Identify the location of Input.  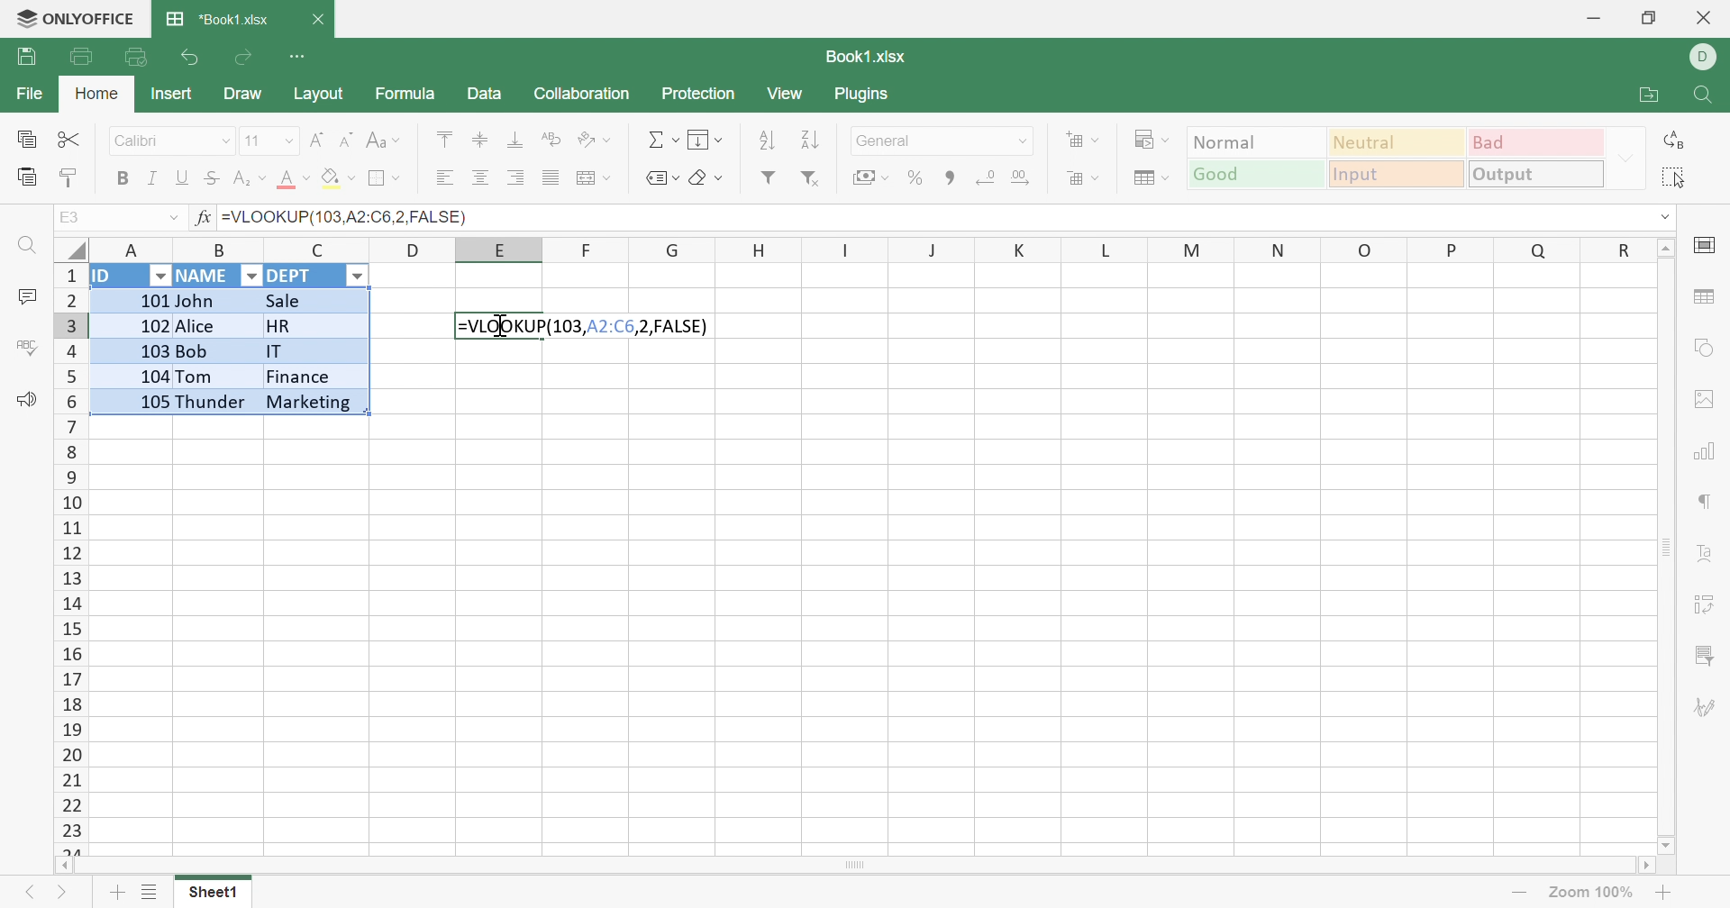
(1394, 174).